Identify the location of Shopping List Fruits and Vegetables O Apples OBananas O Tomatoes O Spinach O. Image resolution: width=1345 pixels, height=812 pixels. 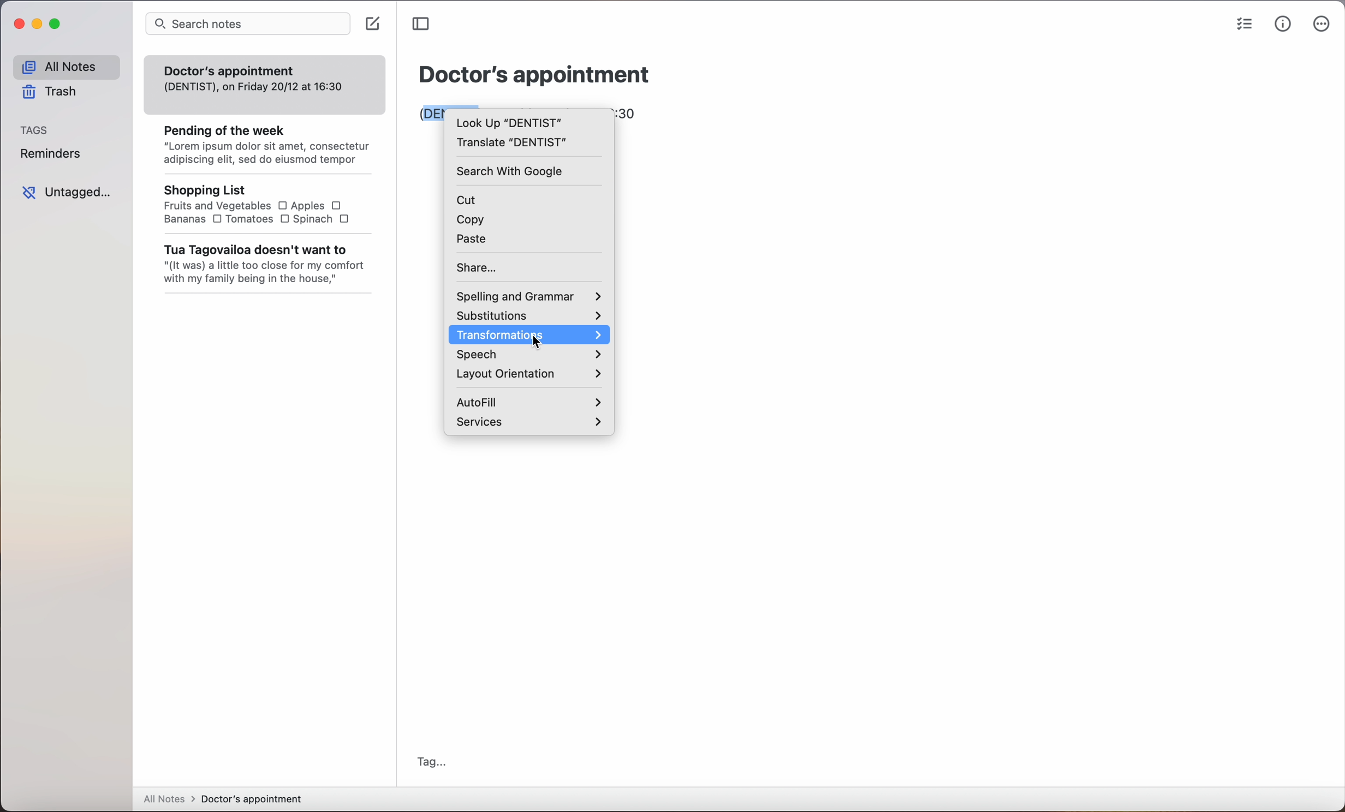
(251, 204).